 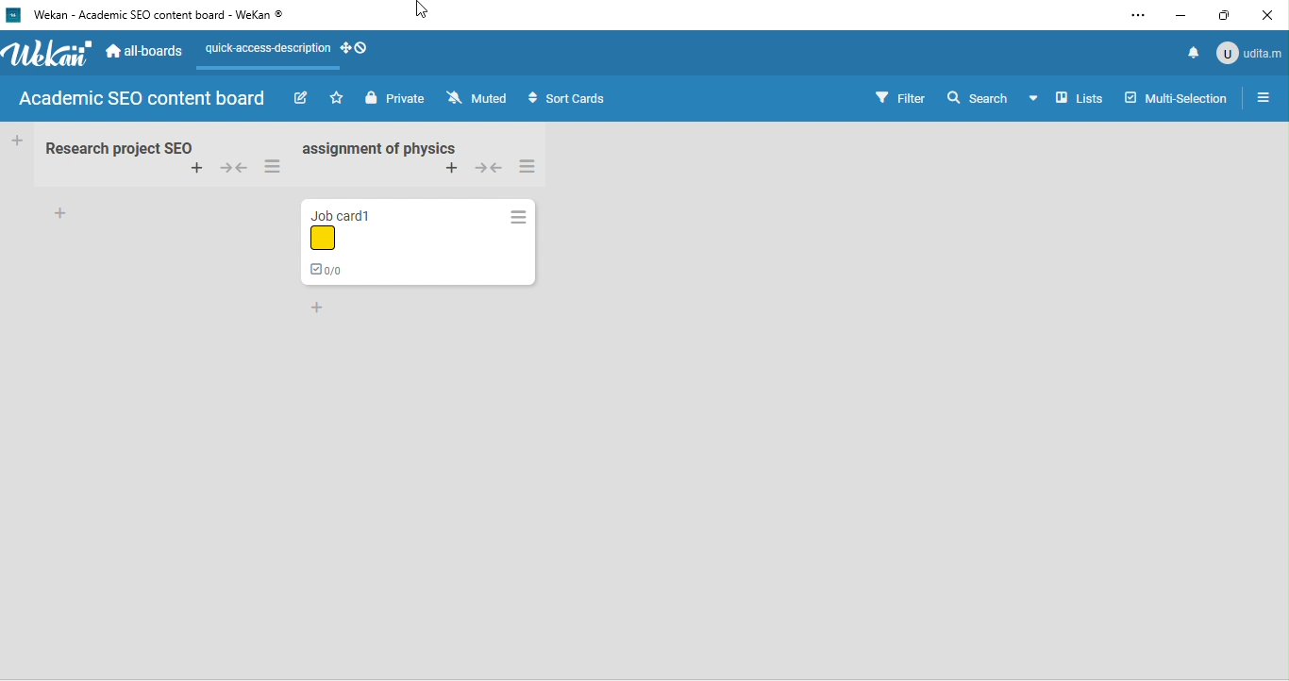 What do you see at coordinates (350, 216) in the screenshot?
I see `card title` at bounding box center [350, 216].